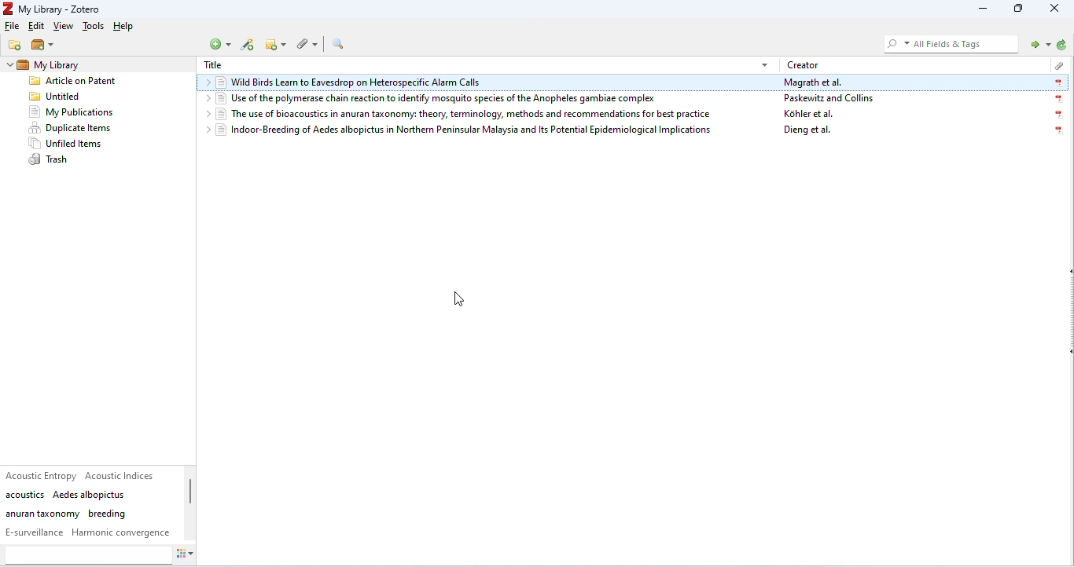  What do you see at coordinates (1060, 115) in the screenshot?
I see `pdf` at bounding box center [1060, 115].